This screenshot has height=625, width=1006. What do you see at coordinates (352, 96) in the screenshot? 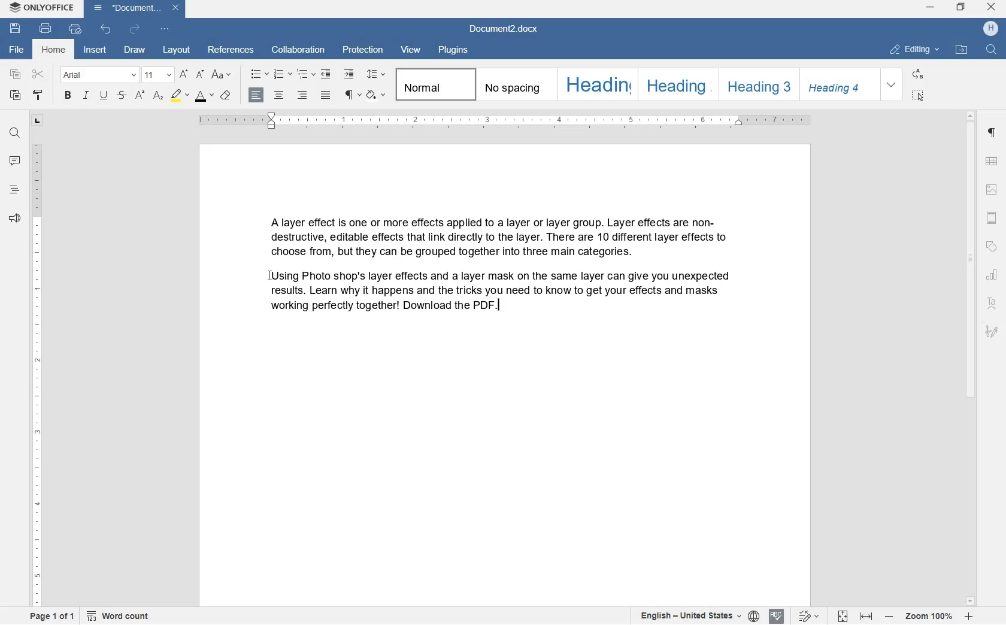
I see `PARAGRAPH SETTINGS` at bounding box center [352, 96].